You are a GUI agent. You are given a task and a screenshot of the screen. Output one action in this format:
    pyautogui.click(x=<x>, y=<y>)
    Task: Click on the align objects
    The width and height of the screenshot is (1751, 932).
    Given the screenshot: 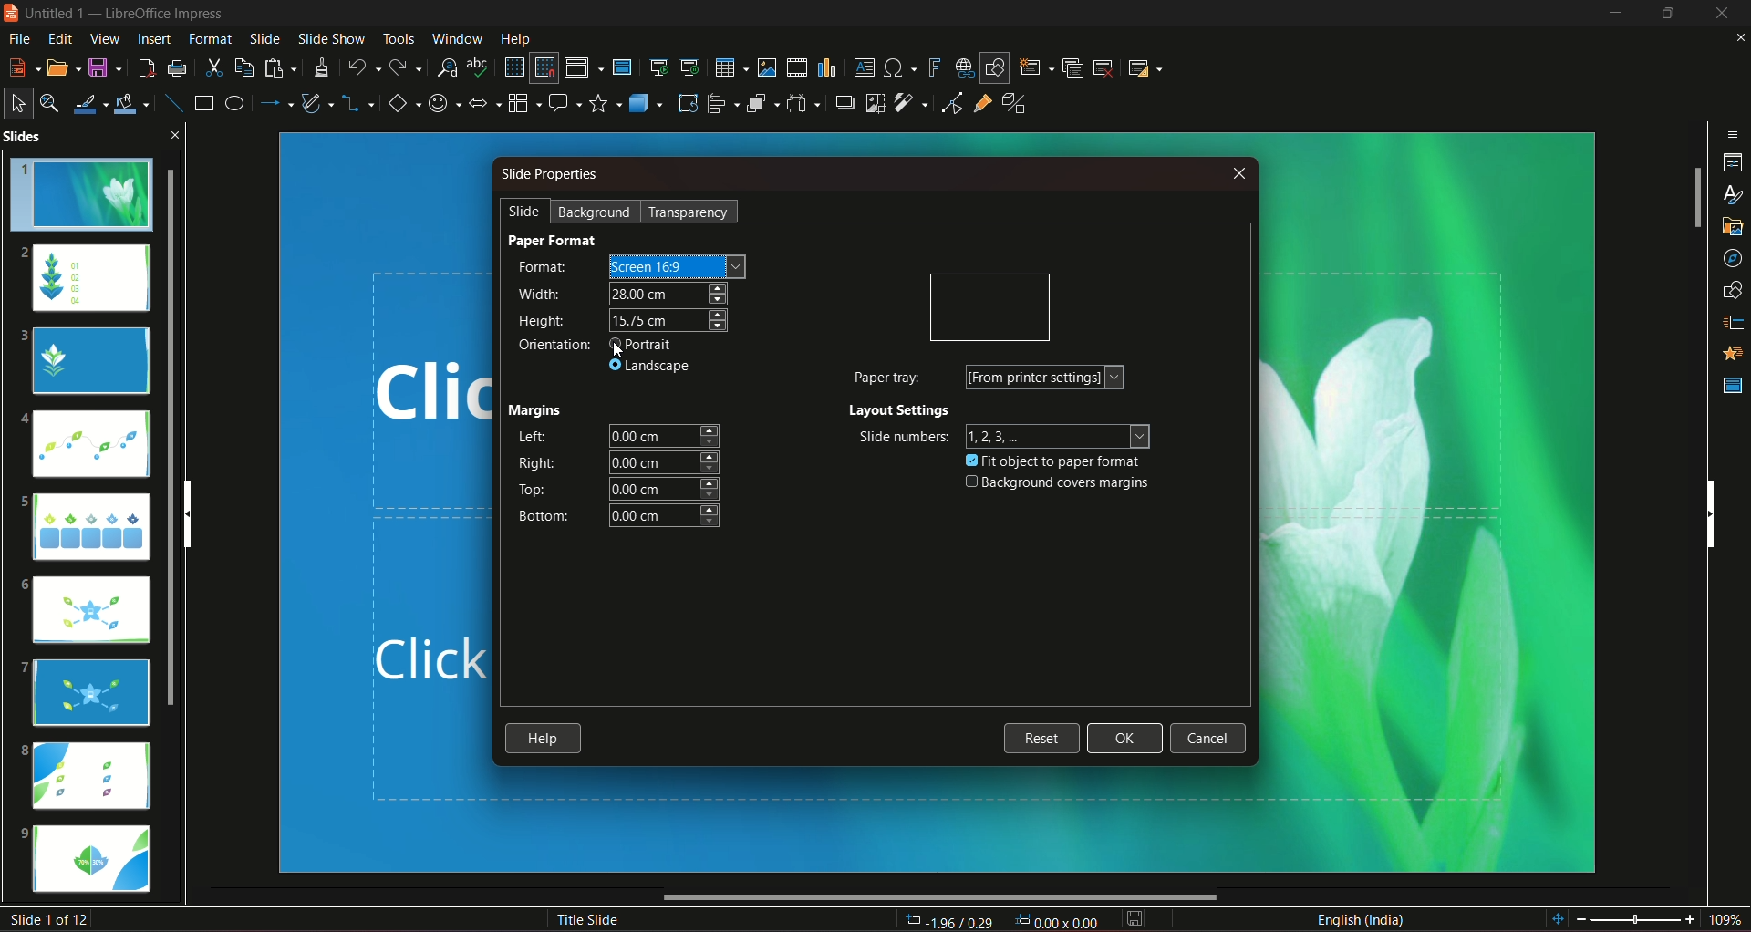 What is the action you would take?
    pyautogui.click(x=721, y=104)
    